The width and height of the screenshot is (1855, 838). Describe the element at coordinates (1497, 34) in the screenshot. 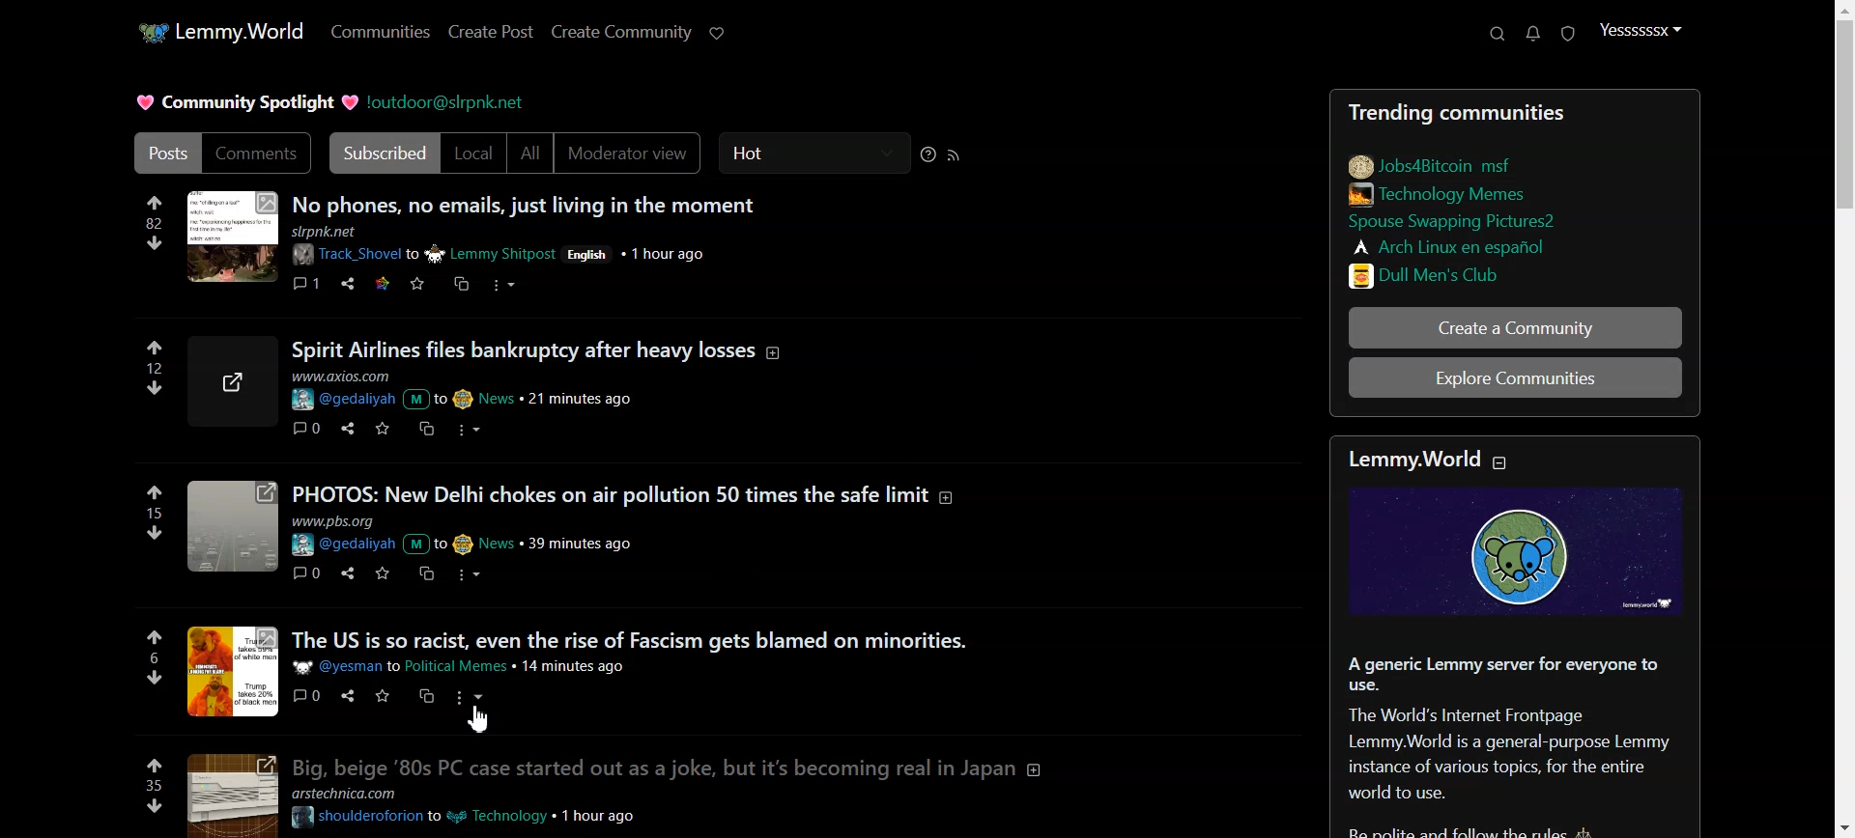

I see `Search` at that location.